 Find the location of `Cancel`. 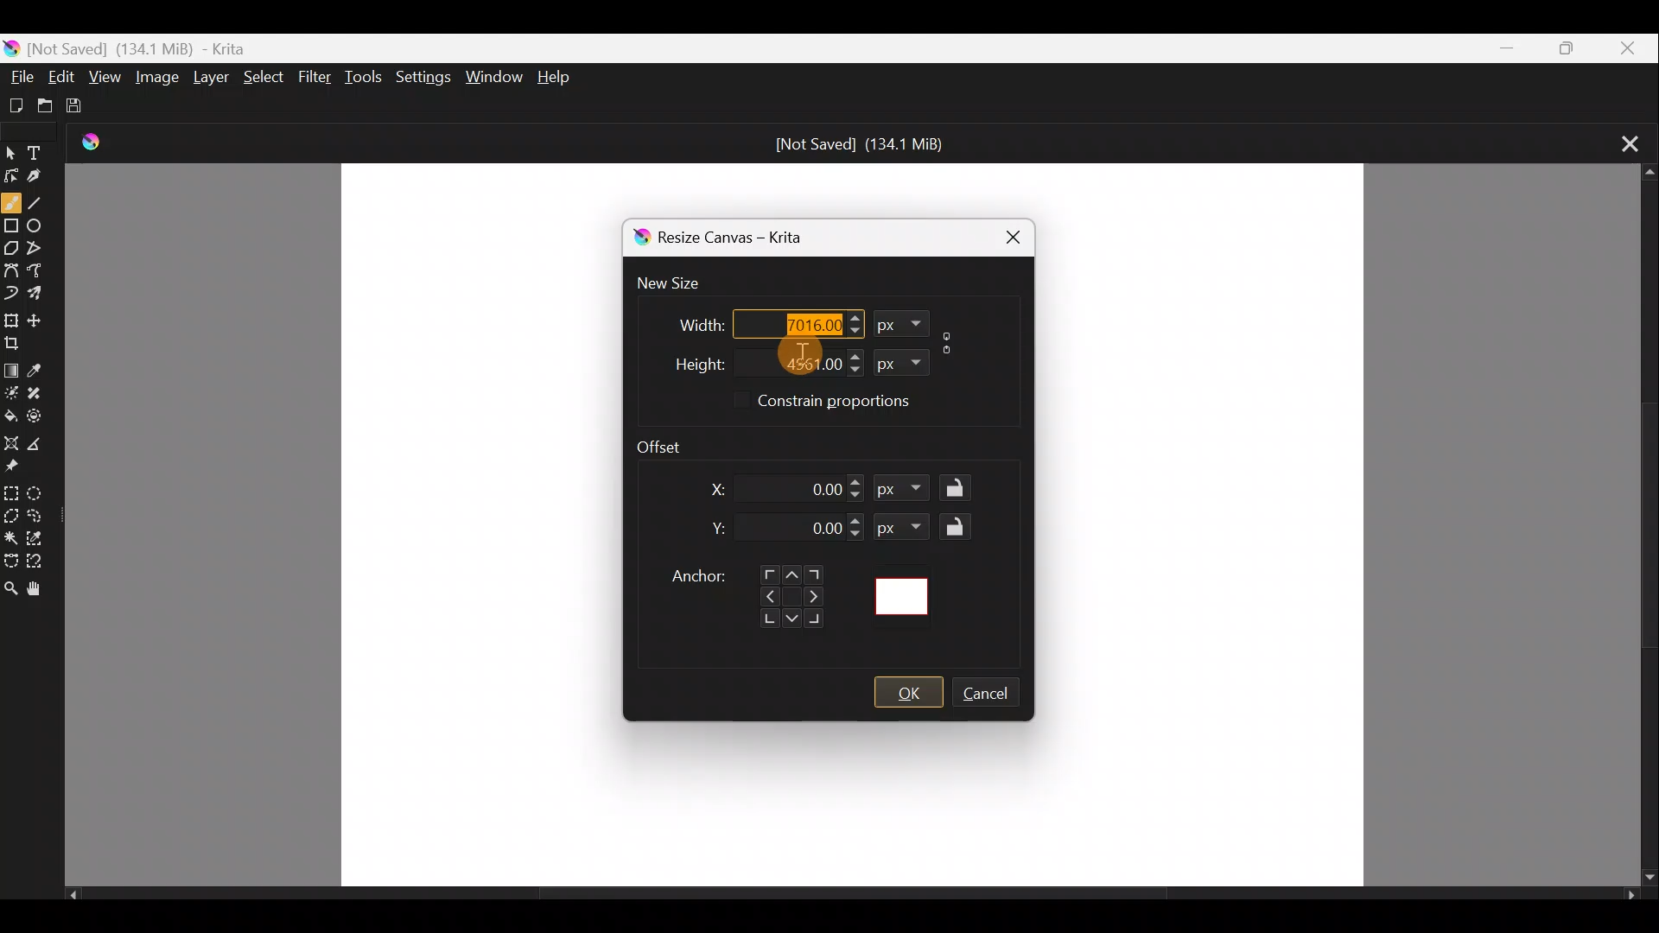

Cancel is located at coordinates (995, 695).